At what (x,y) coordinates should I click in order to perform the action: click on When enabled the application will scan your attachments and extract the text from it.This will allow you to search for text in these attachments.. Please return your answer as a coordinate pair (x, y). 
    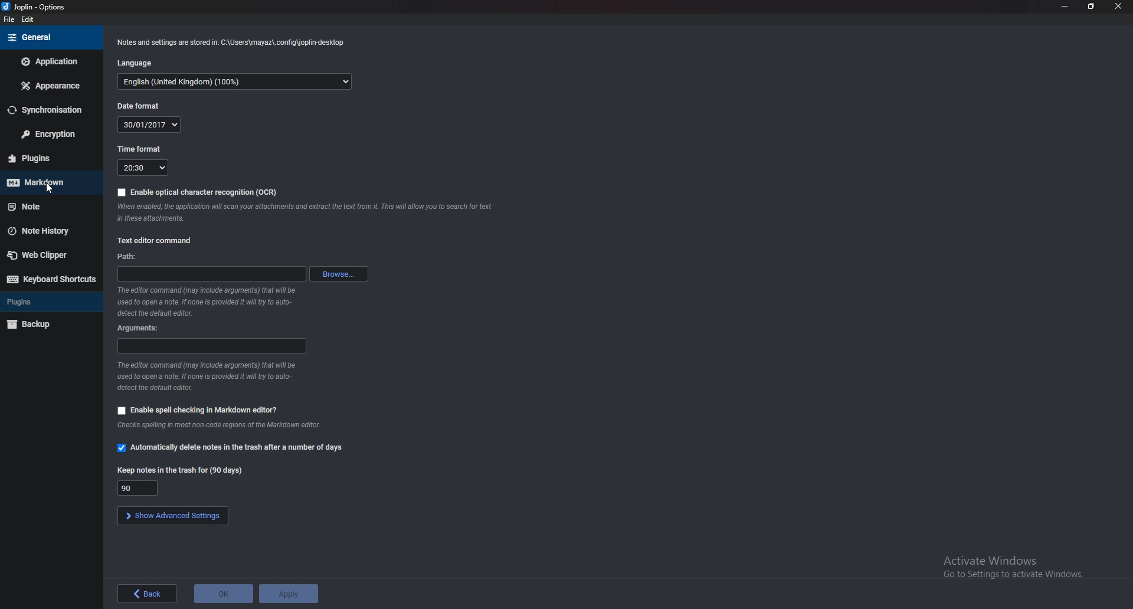
    Looking at the image, I should click on (304, 214).